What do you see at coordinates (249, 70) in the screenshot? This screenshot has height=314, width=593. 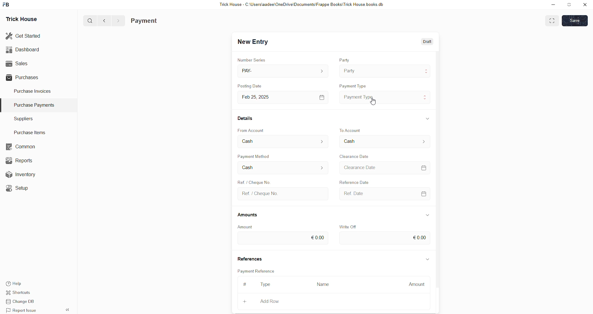 I see `PAY-` at bounding box center [249, 70].